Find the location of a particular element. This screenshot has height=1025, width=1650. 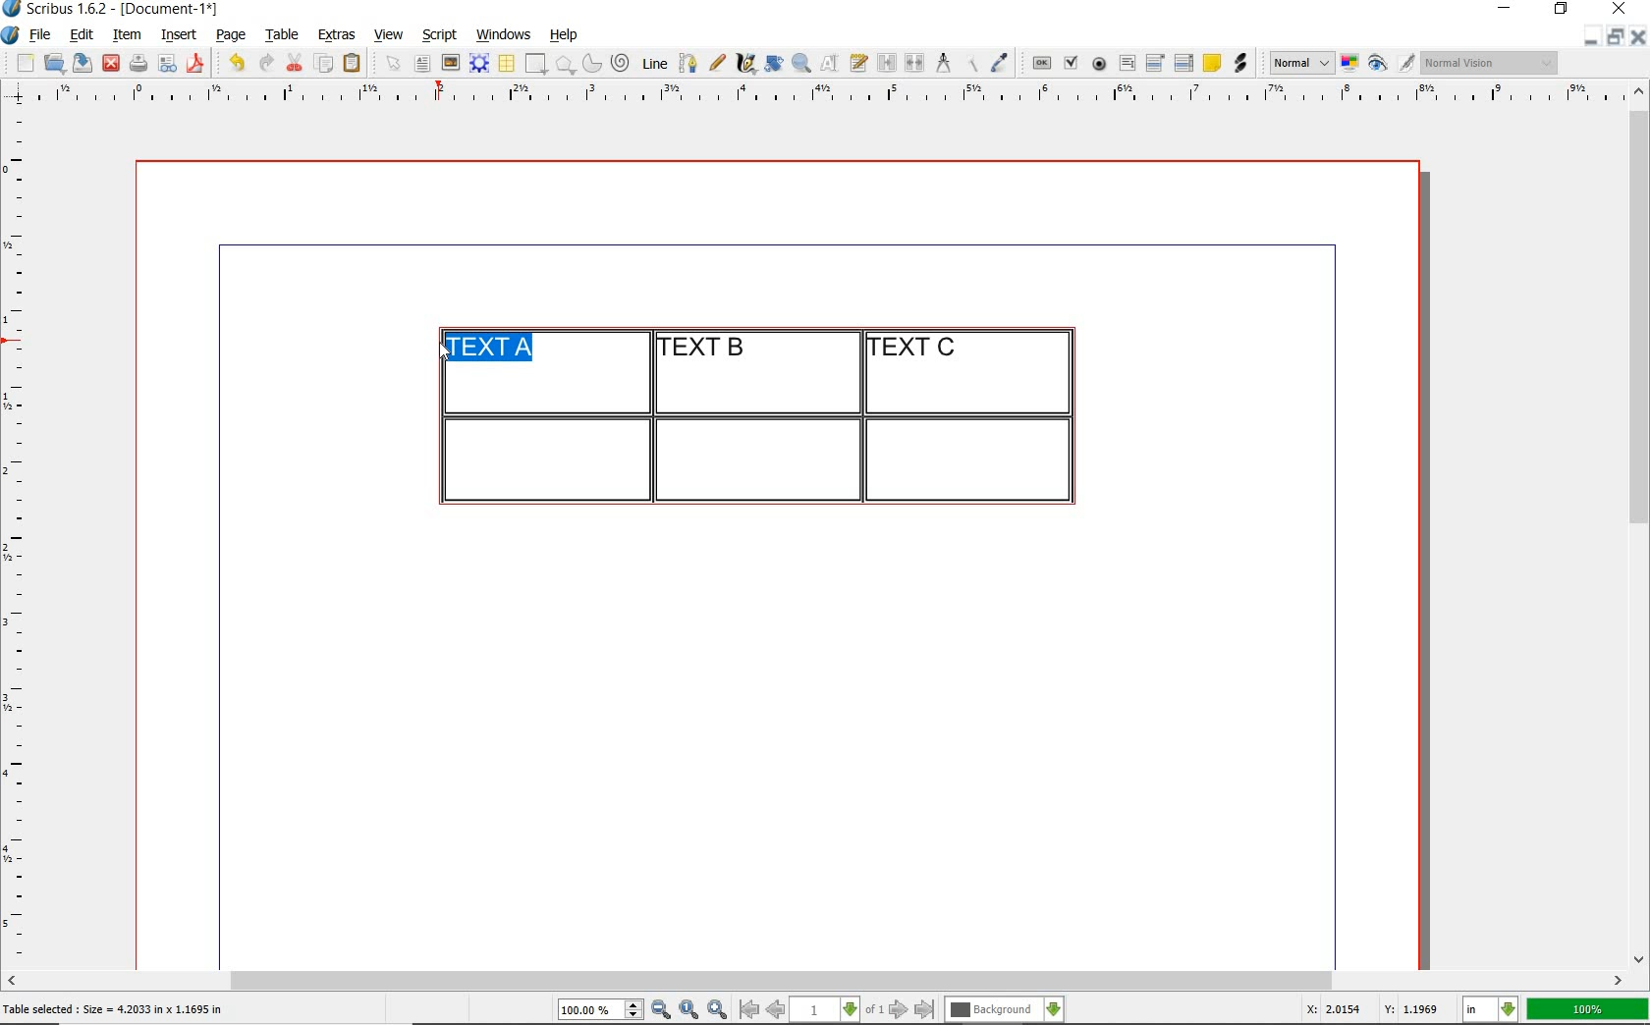

image frame is located at coordinates (452, 63).